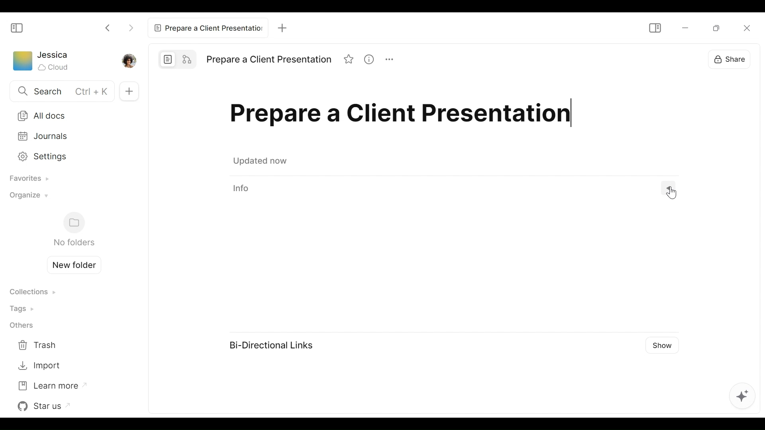 This screenshot has height=430, width=765. Describe the element at coordinates (721, 120) in the screenshot. I see `Cursor` at that location.